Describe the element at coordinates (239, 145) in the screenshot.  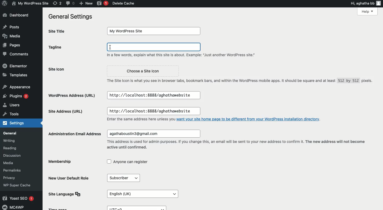
I see `“This address is used for admin purposes. If you change this, an email wil be sent to your new address to confirm it. The new address will not become
active until confirmed.` at that location.